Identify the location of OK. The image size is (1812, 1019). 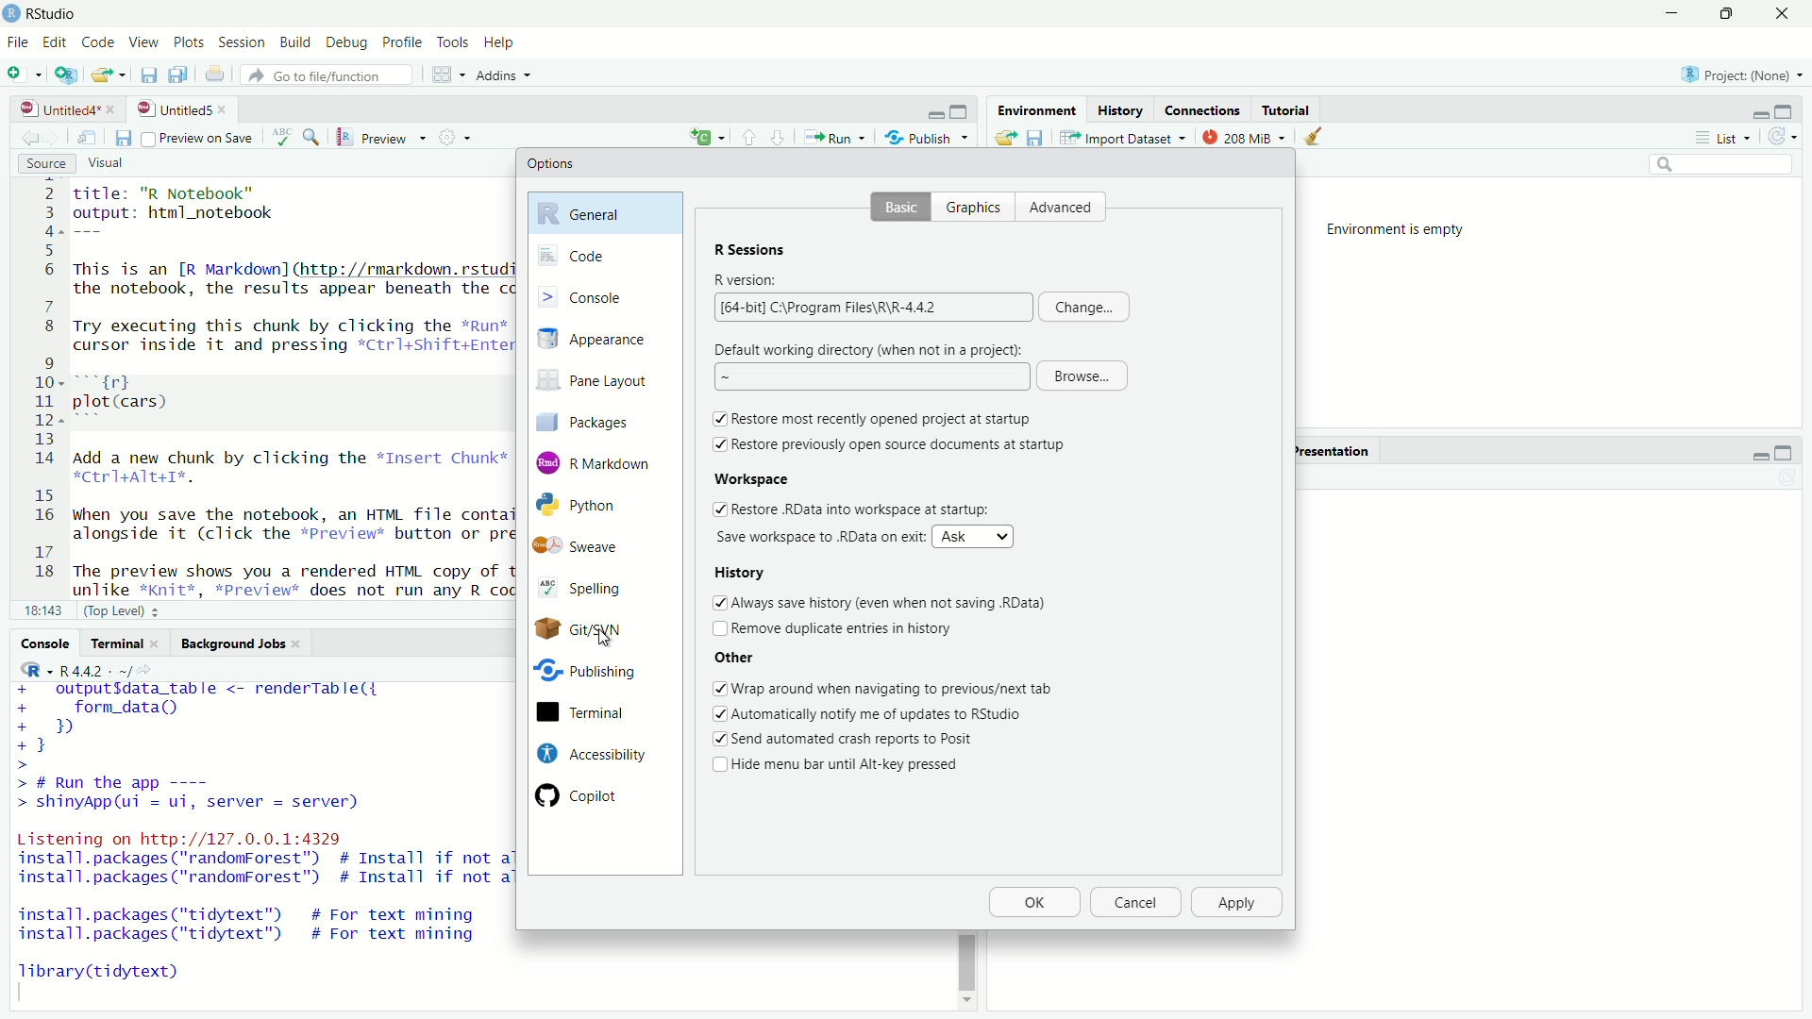
(1033, 903).